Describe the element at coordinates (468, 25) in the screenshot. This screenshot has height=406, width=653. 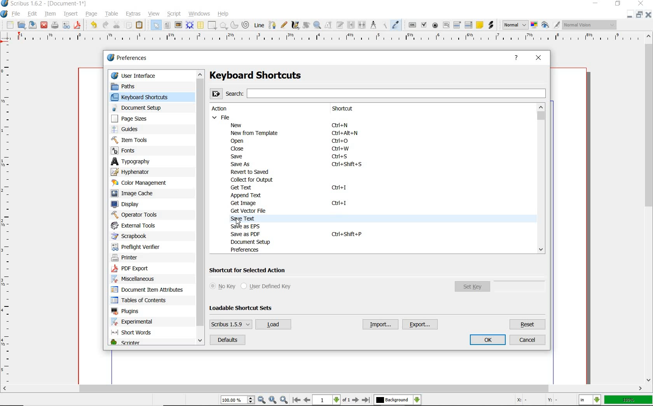
I see `pdf list box` at that location.